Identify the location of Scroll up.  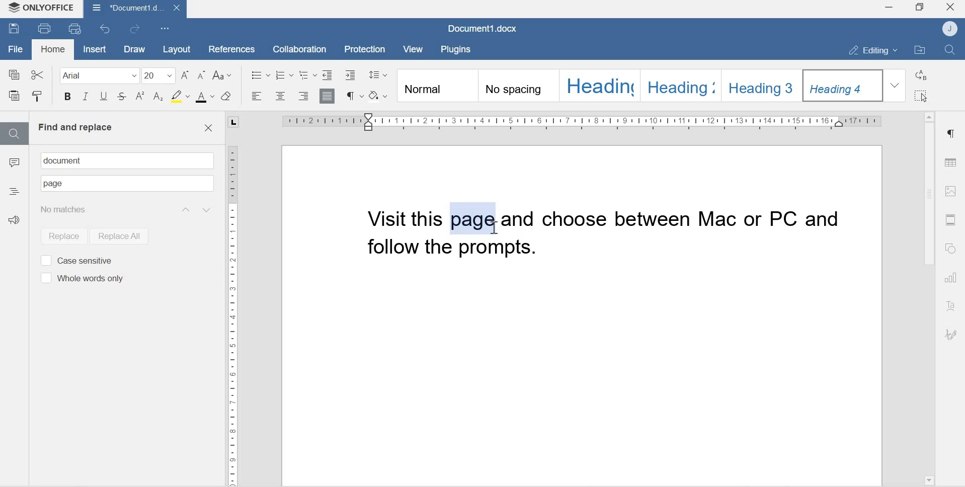
(929, 114).